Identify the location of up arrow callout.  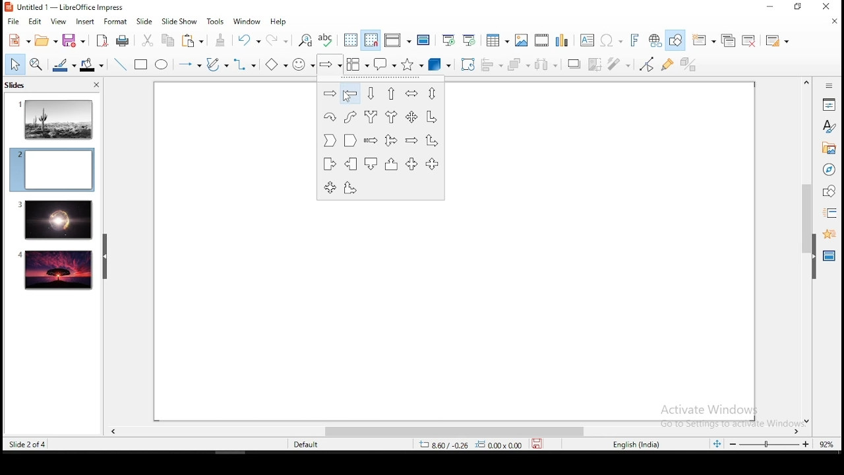
(392, 164).